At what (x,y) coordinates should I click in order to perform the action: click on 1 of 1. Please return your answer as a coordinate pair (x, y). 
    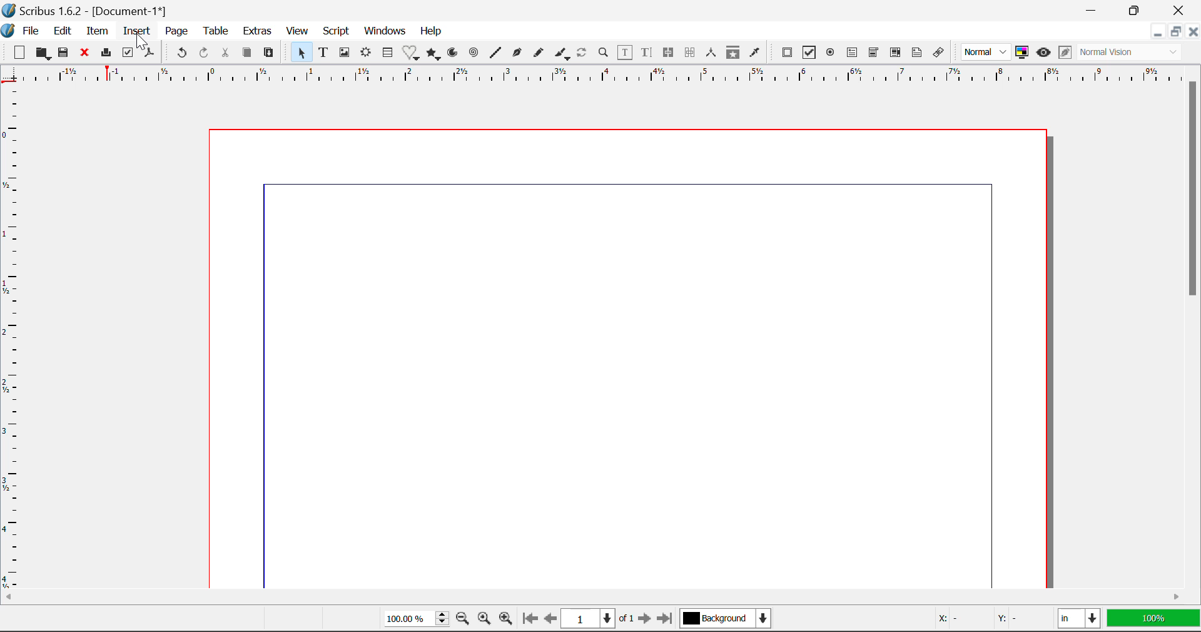
    Looking at the image, I should click on (598, 618).